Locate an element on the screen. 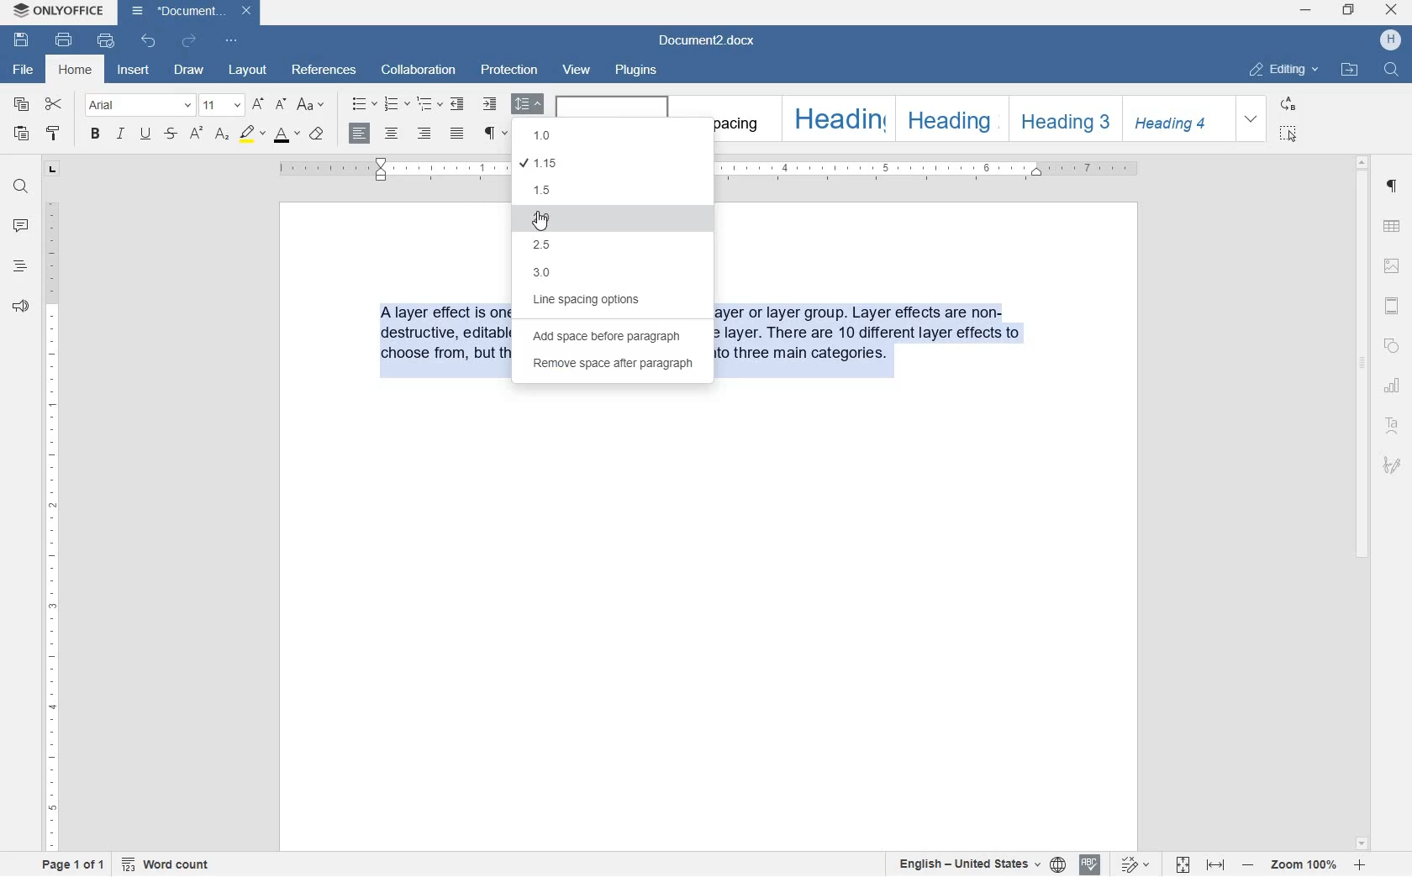 The width and height of the screenshot is (1412, 877). align center is located at coordinates (390, 134).